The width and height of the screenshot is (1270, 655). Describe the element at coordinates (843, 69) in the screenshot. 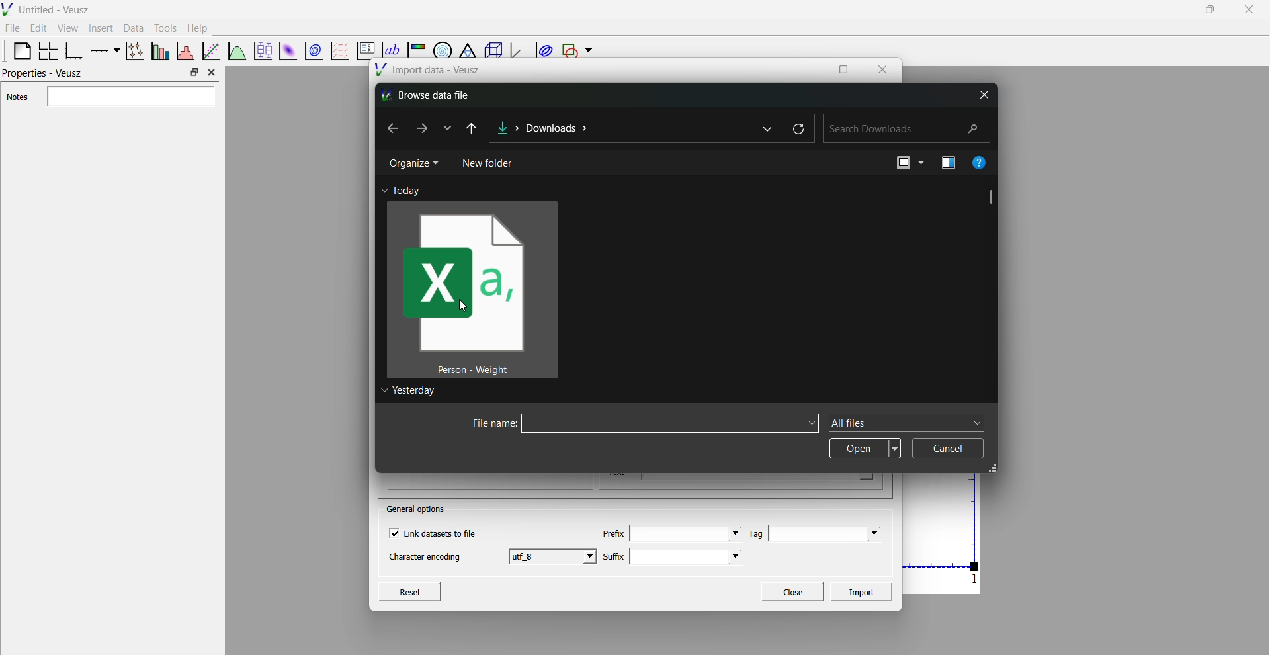

I see `maximize` at that location.